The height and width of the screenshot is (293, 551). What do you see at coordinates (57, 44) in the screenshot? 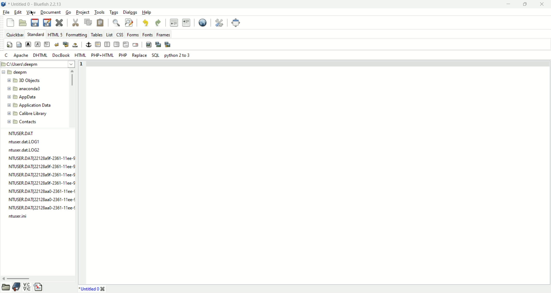
I see `break` at bounding box center [57, 44].